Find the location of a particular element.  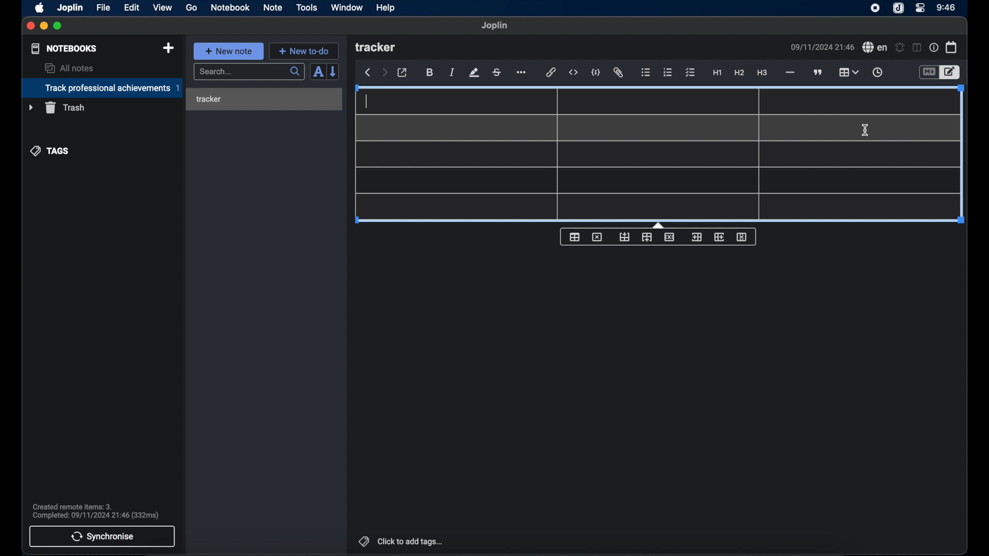

new notebook is located at coordinates (168, 48).